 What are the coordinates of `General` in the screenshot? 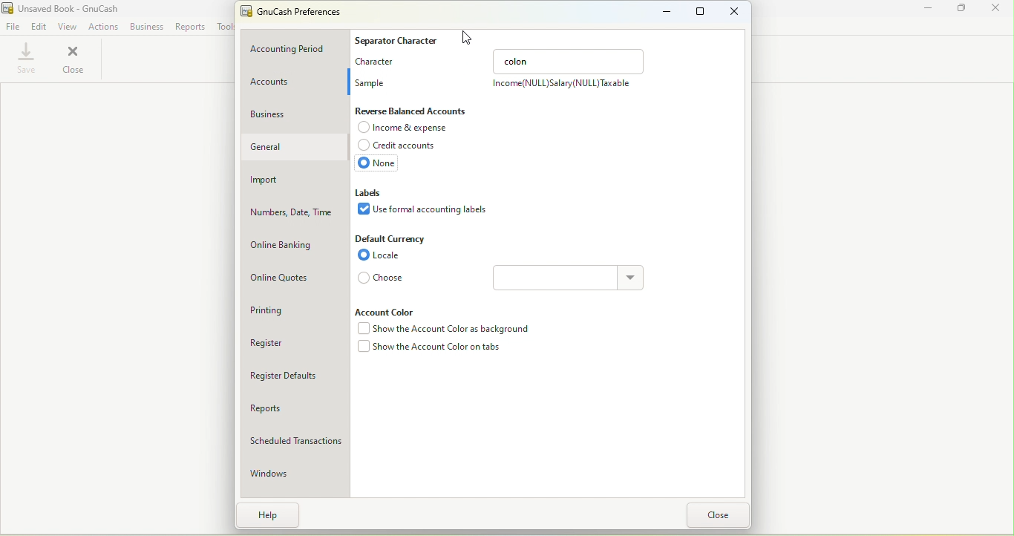 It's located at (295, 148).